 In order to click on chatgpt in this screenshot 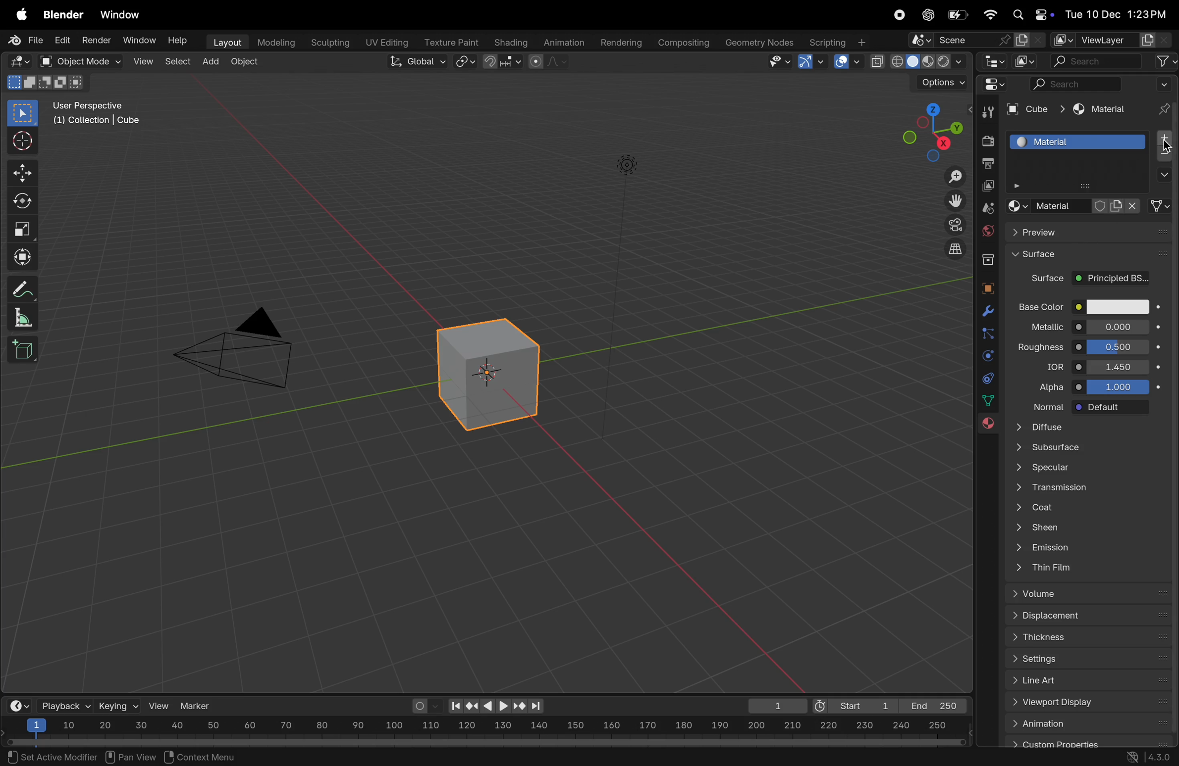, I will do `click(926, 15)`.